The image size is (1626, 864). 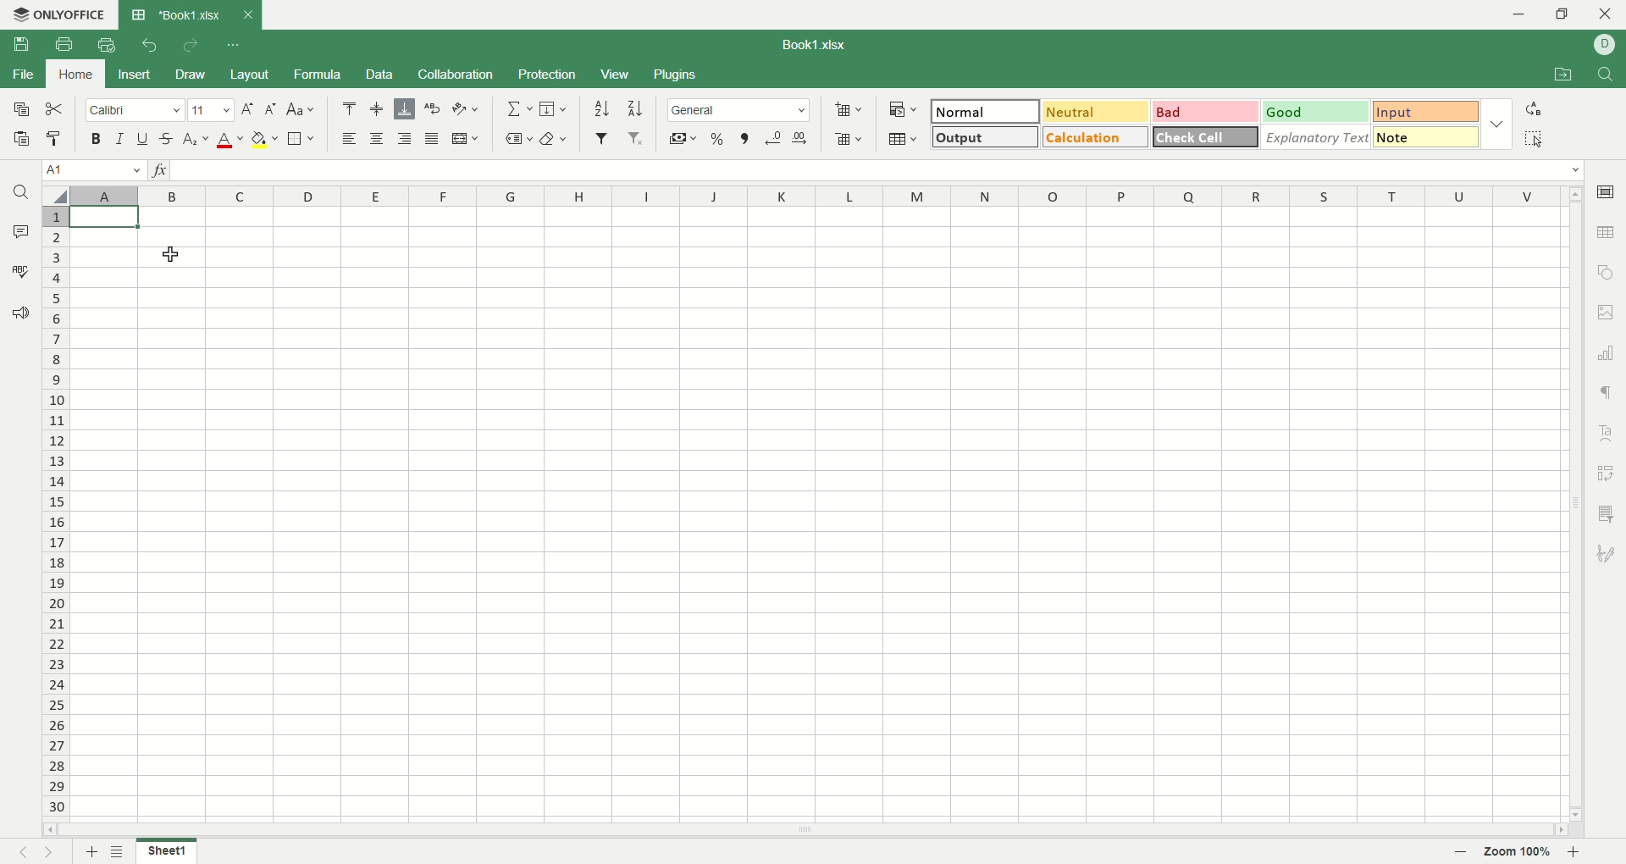 What do you see at coordinates (176, 14) in the screenshot?
I see `Book1.xlsx` at bounding box center [176, 14].